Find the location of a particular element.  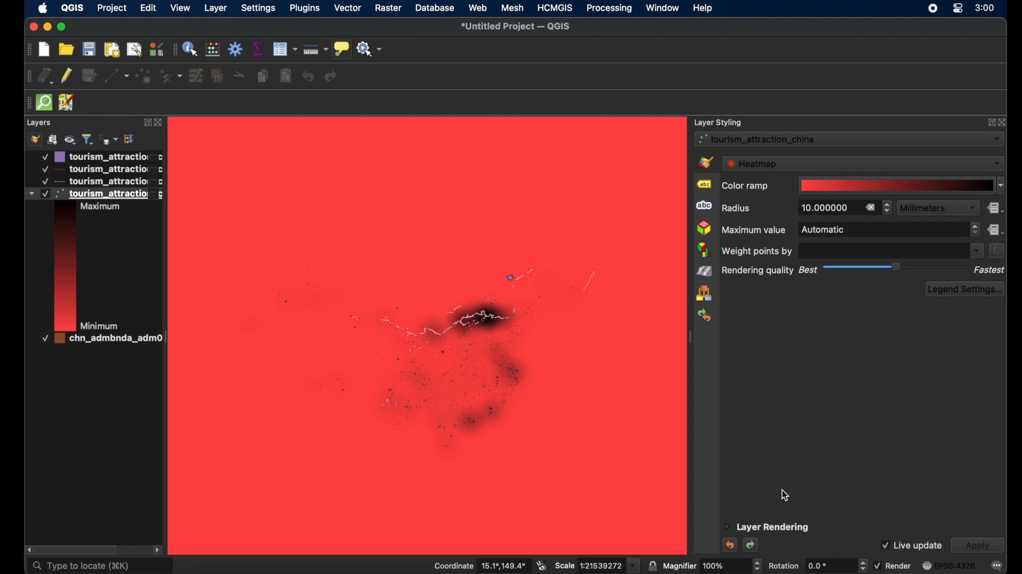

apply is located at coordinates (977, 546).